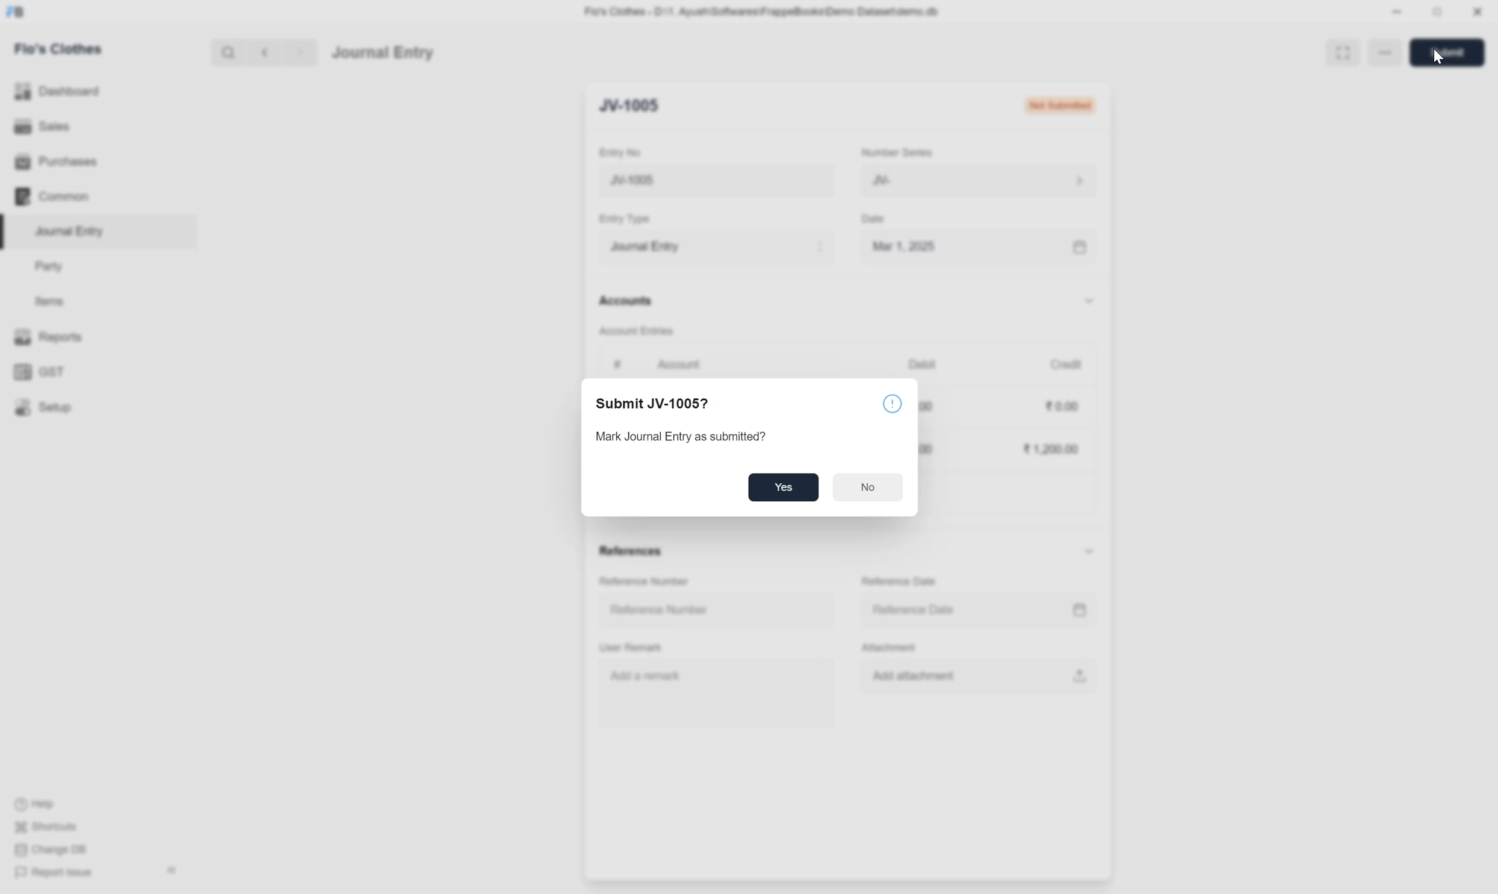  Describe the element at coordinates (60, 162) in the screenshot. I see `Purchases` at that location.